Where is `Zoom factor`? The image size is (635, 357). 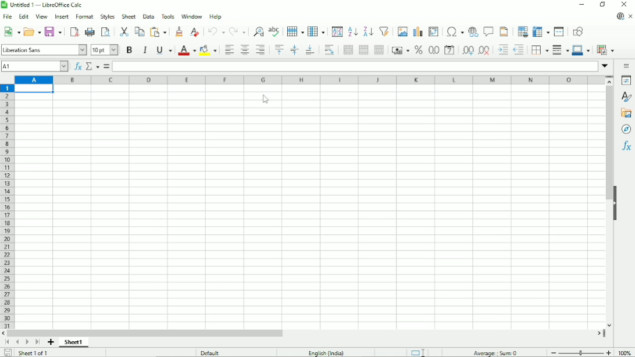 Zoom factor is located at coordinates (626, 353).